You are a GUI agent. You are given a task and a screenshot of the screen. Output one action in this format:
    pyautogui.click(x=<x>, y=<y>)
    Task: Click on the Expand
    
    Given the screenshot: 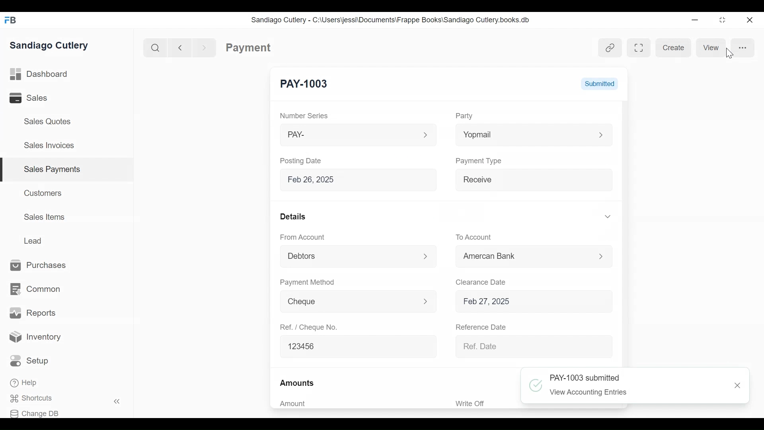 What is the action you would take?
    pyautogui.click(x=426, y=135)
    